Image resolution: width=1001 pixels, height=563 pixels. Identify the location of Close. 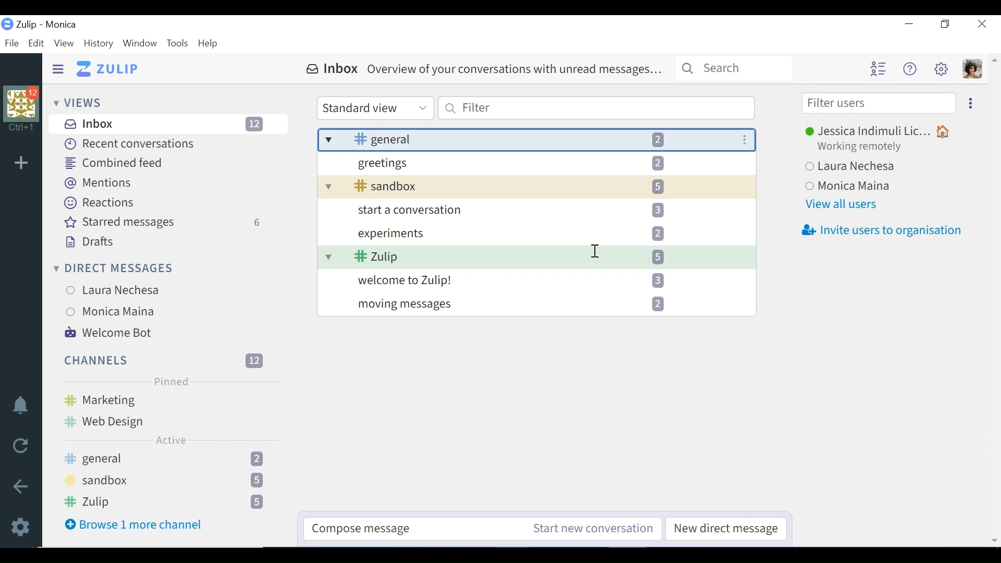
(981, 23).